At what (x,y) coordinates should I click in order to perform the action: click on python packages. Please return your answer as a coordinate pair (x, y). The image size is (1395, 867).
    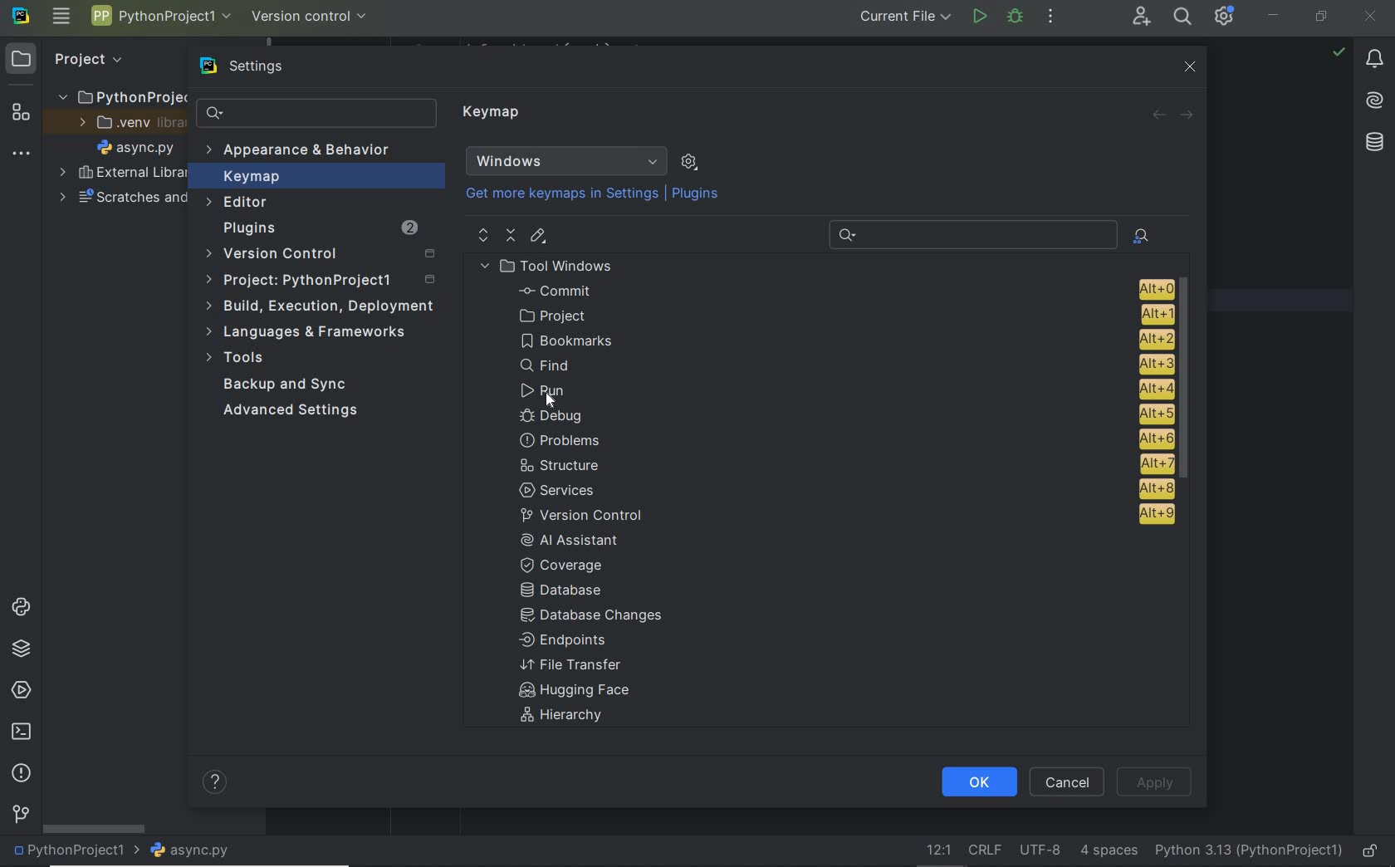
    Looking at the image, I should click on (20, 649).